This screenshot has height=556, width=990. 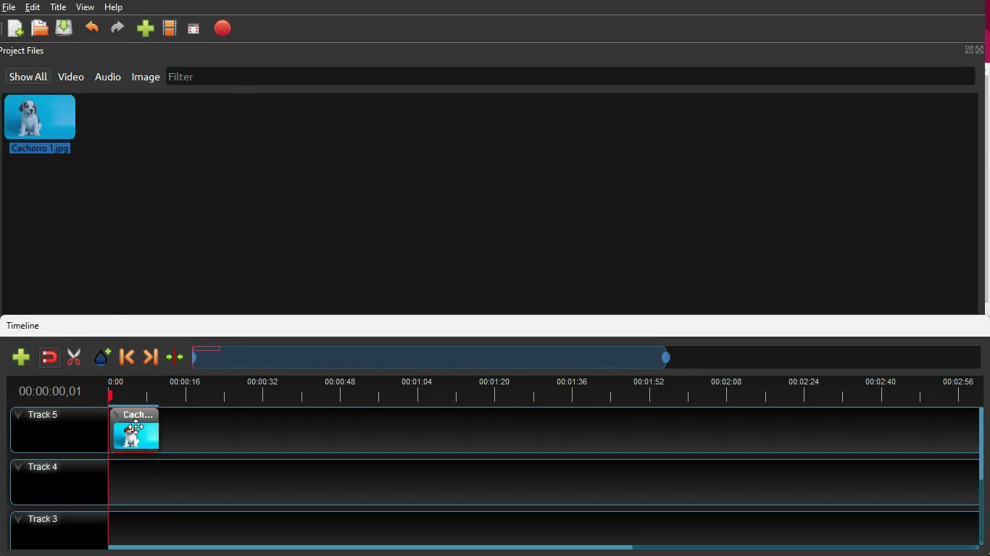 What do you see at coordinates (172, 28) in the screenshot?
I see `movie` at bounding box center [172, 28].